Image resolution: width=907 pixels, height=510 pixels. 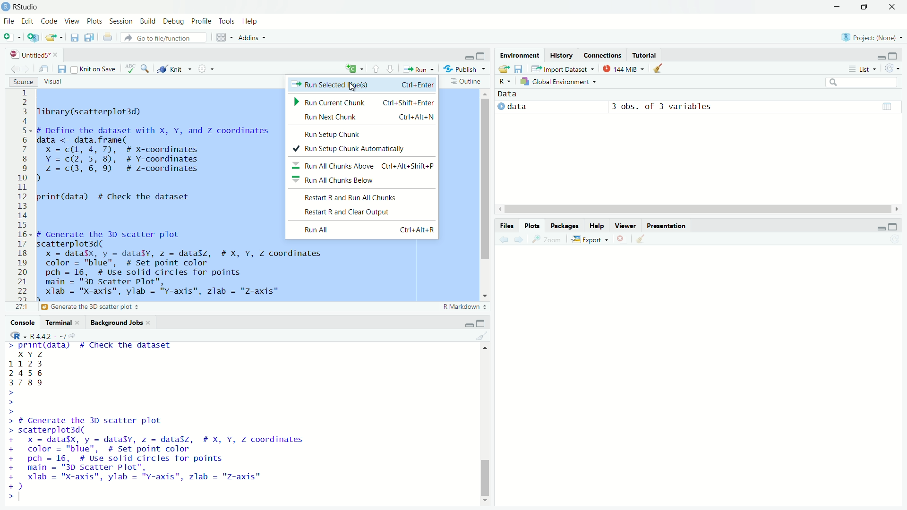 What do you see at coordinates (469, 324) in the screenshot?
I see `minimize` at bounding box center [469, 324].